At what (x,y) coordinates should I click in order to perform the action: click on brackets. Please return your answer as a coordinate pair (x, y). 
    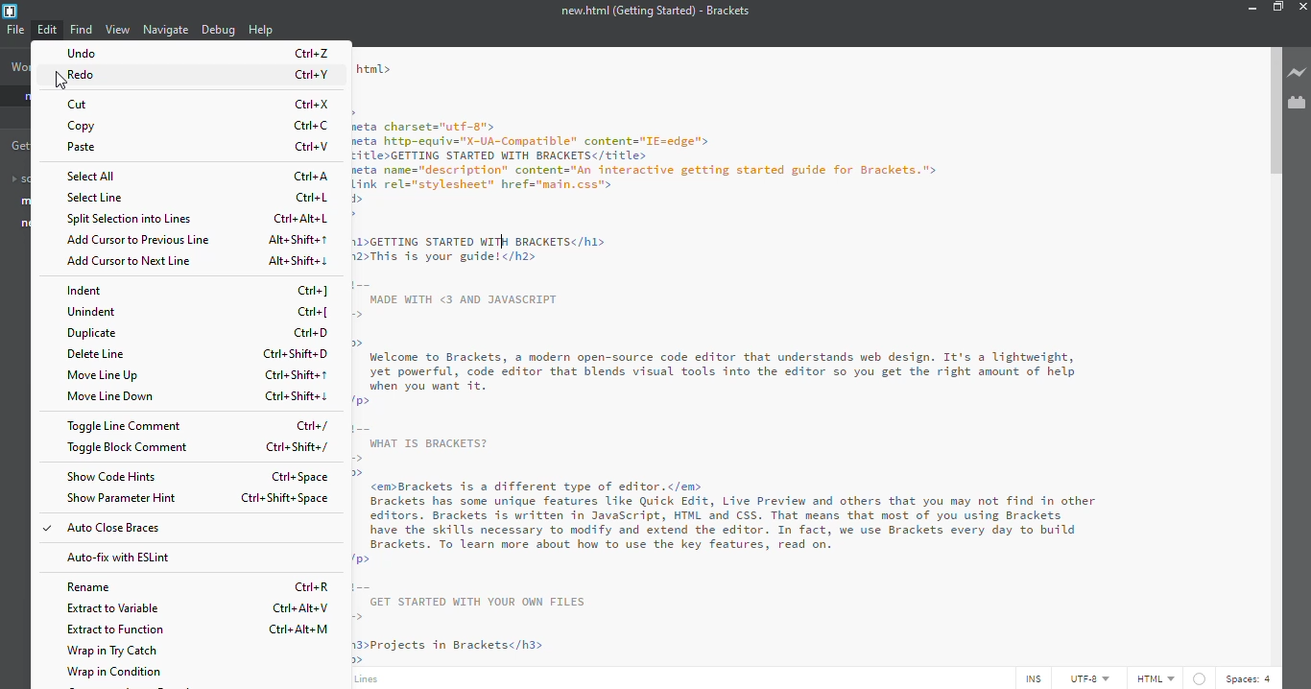
    Looking at the image, I should click on (9, 12).